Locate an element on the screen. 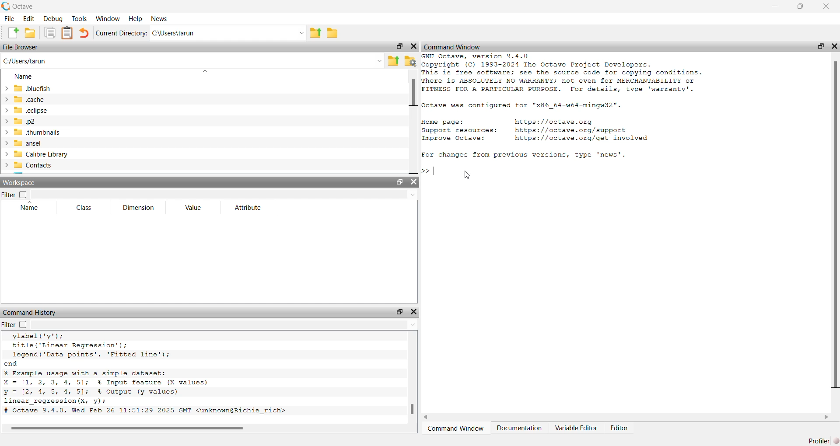 Image resolution: width=840 pixels, height=446 pixels. workspace is located at coordinates (24, 182).